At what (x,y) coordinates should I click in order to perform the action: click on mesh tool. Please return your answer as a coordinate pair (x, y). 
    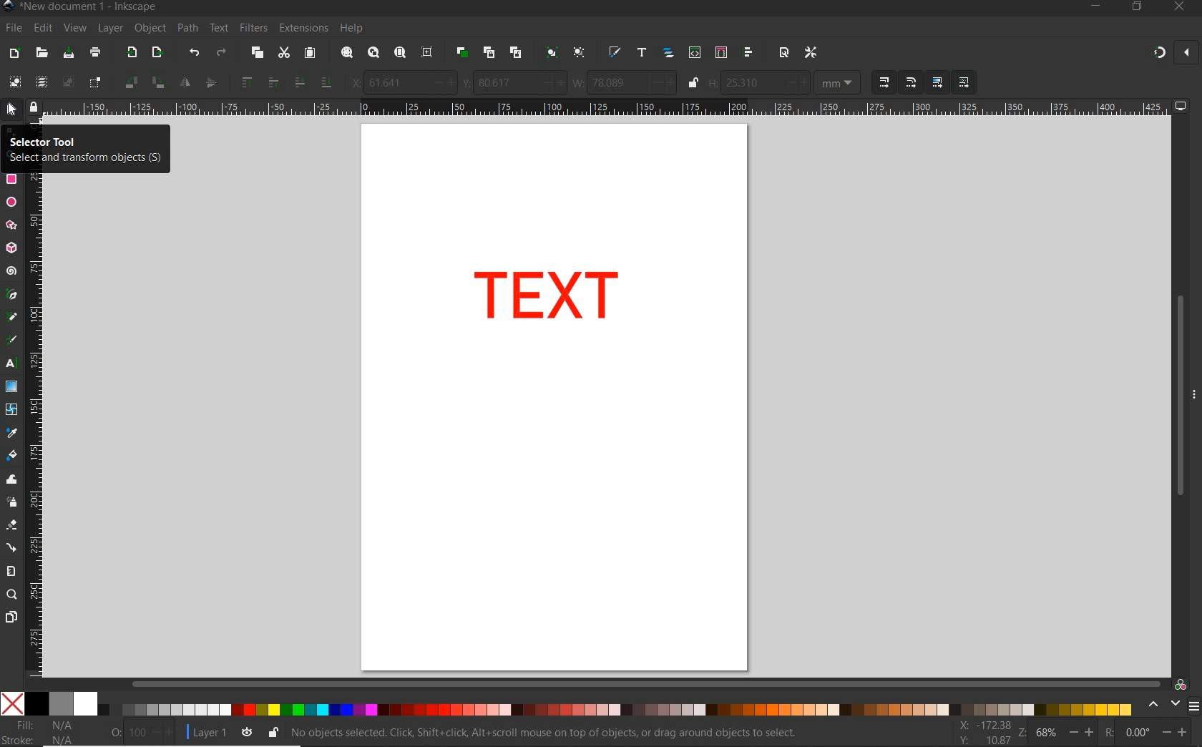
    Looking at the image, I should click on (12, 411).